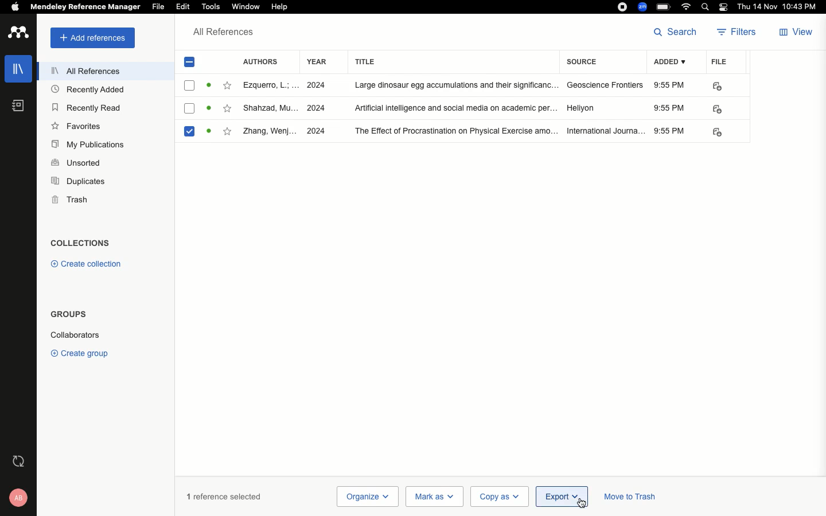 The width and height of the screenshot is (826, 516). I want to click on Remove selection, so click(191, 64).